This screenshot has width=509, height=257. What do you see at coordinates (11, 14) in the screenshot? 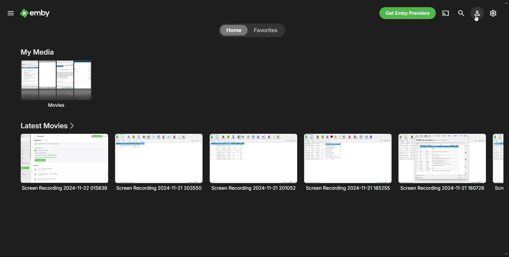
I see `menu` at bounding box center [11, 14].